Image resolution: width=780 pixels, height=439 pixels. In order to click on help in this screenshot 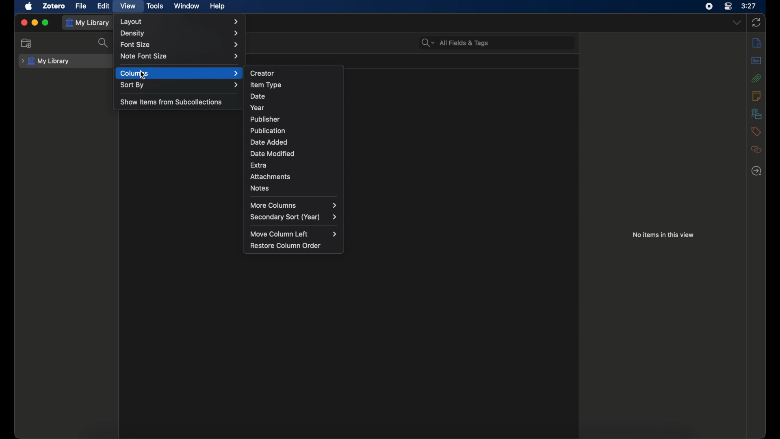, I will do `click(217, 7)`.